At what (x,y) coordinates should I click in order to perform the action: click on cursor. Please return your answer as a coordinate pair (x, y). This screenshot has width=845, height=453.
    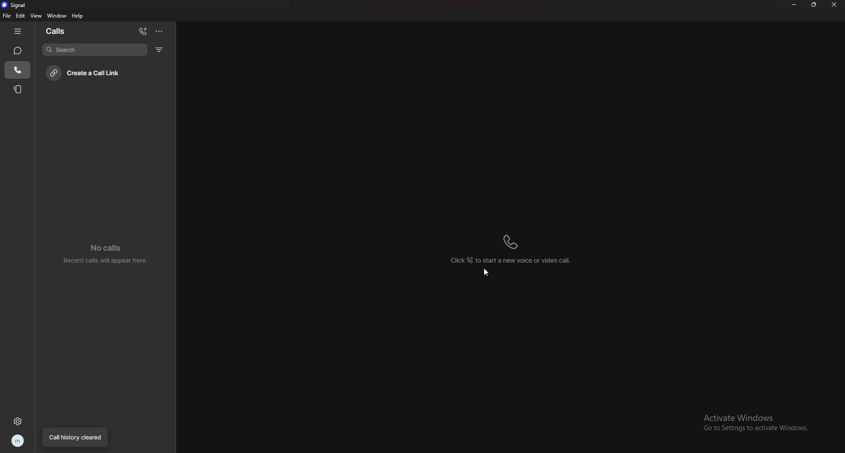
    Looking at the image, I should click on (486, 274).